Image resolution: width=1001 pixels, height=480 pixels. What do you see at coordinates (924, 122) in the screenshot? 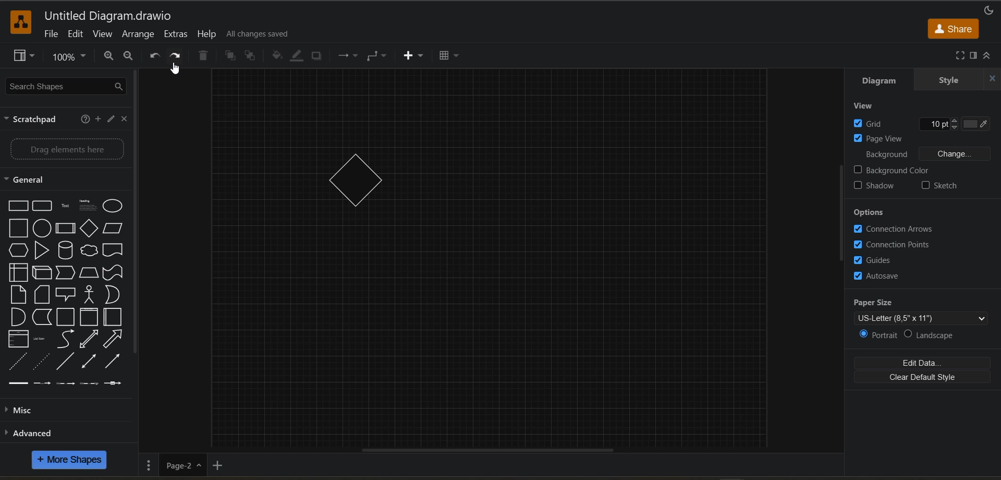
I see `grid` at bounding box center [924, 122].